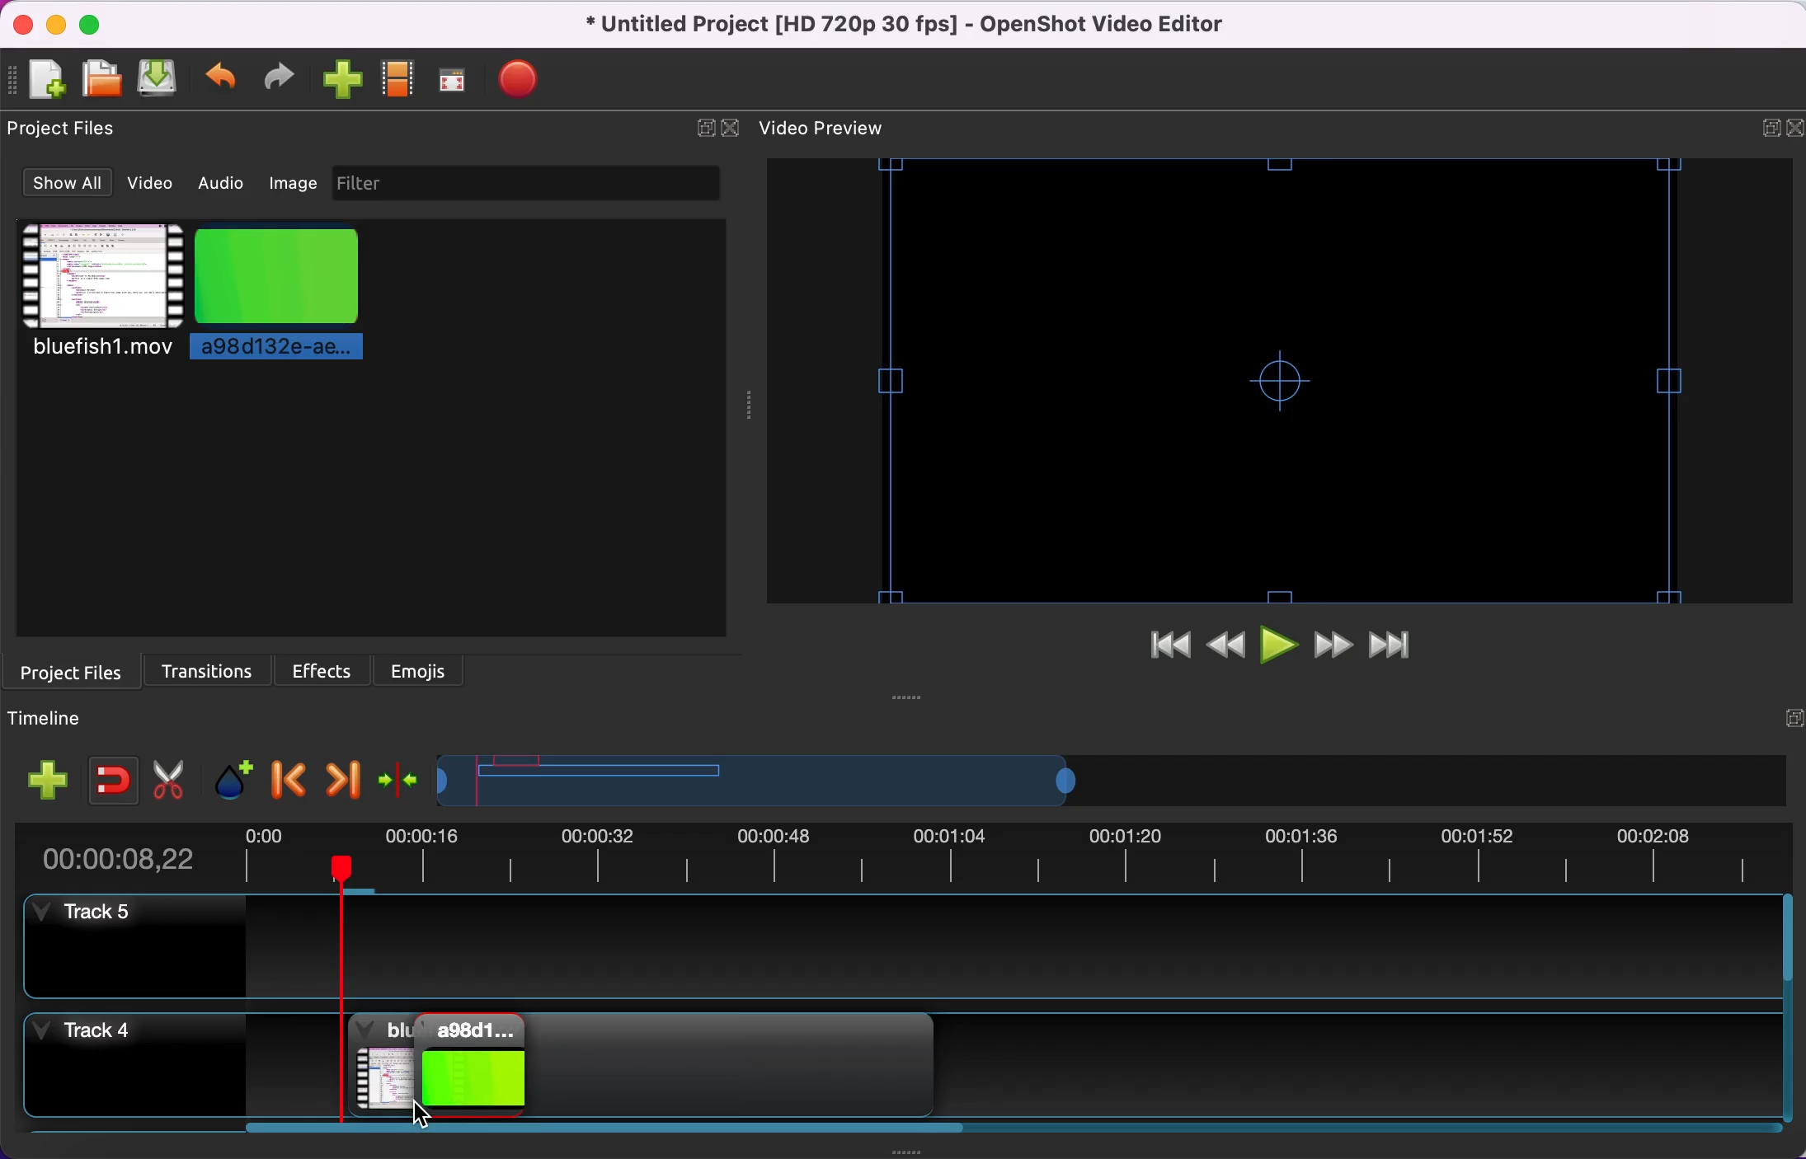 Image resolution: width=1806 pixels, height=1159 pixels. Describe the element at coordinates (912, 946) in the screenshot. I see `track 5` at that location.